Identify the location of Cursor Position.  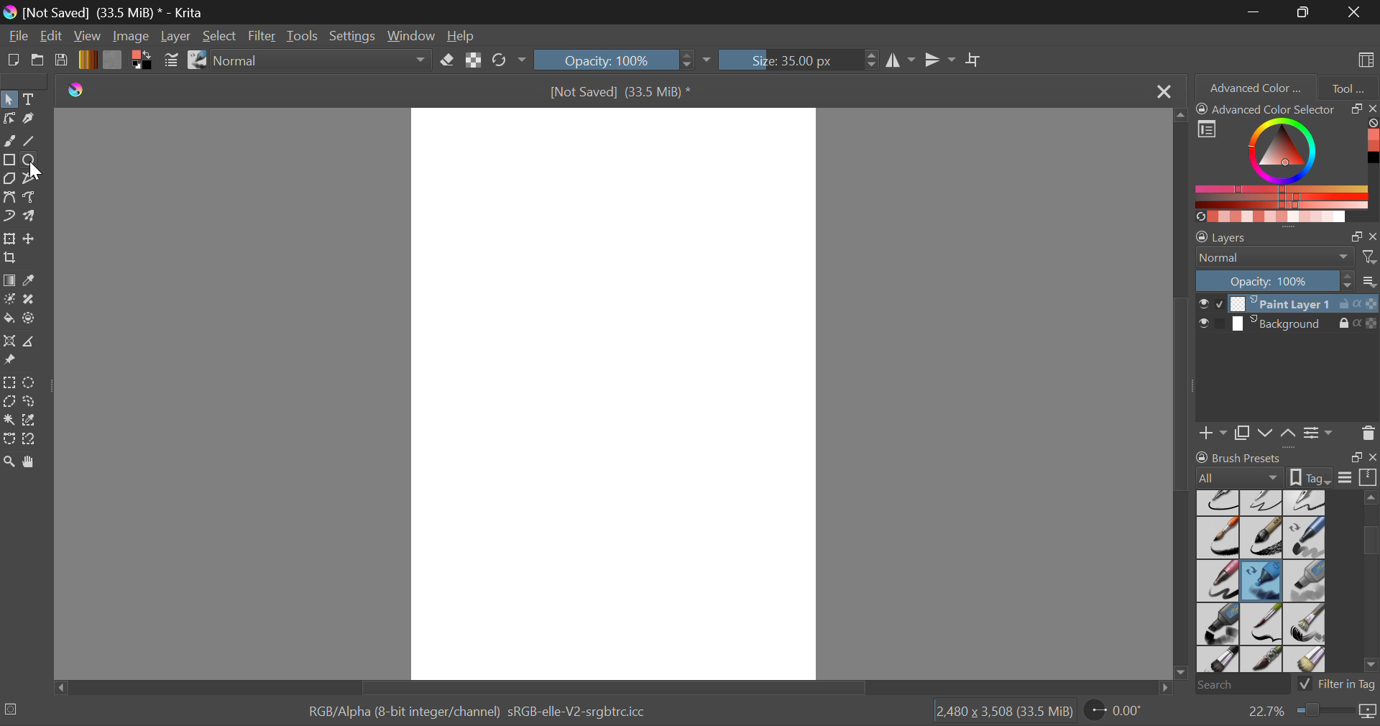
(33, 165).